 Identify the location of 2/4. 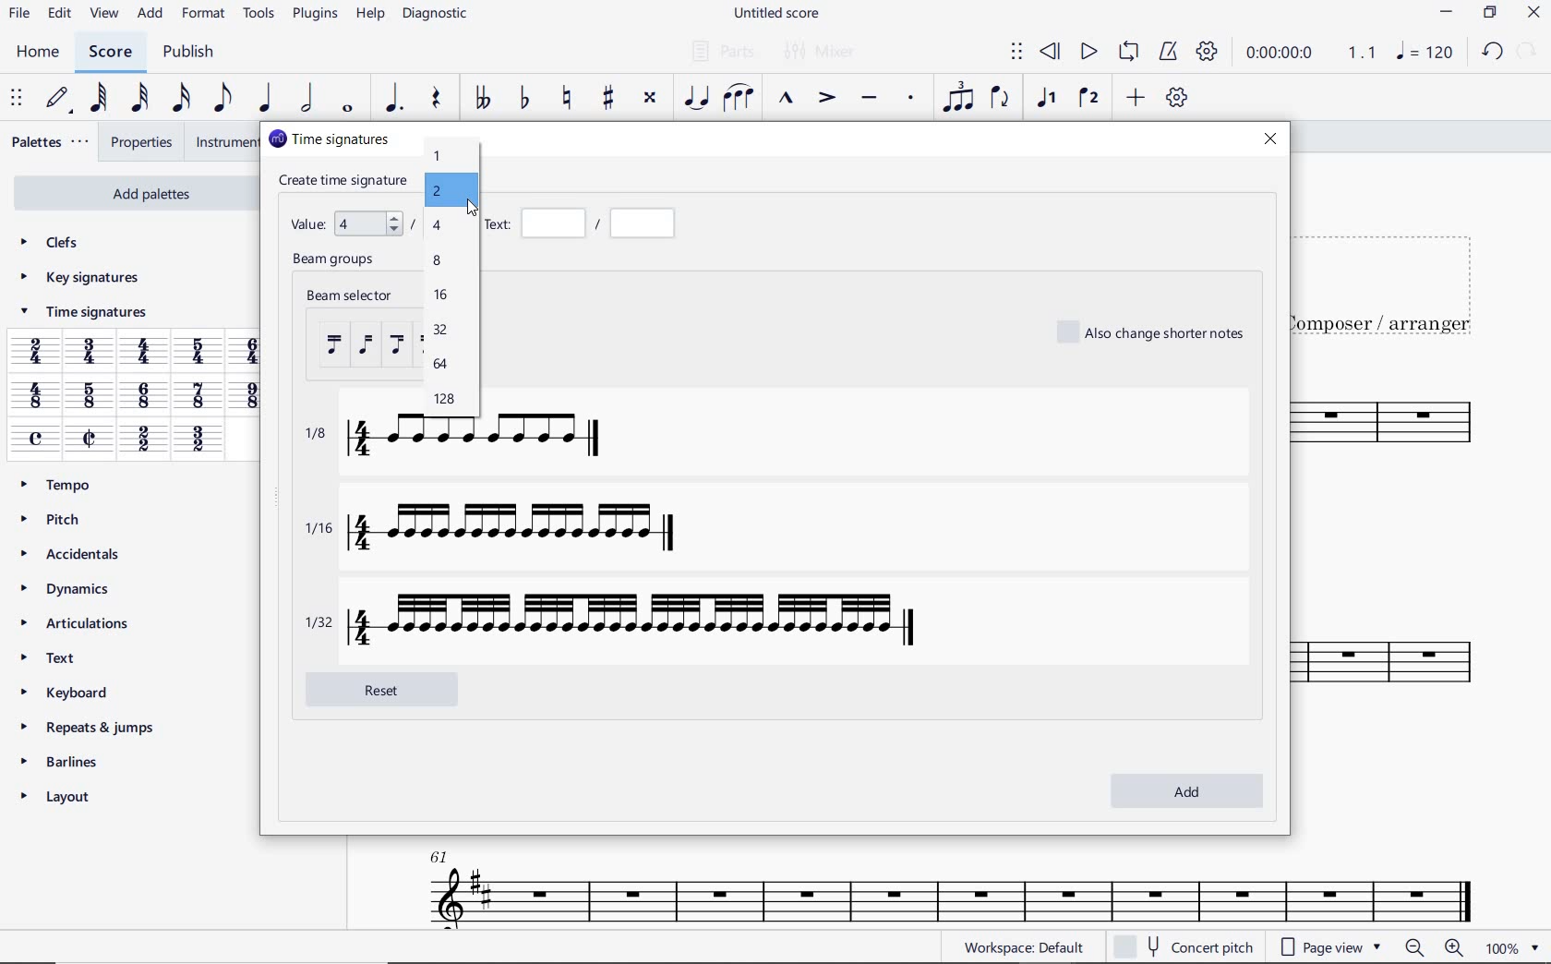
(35, 351).